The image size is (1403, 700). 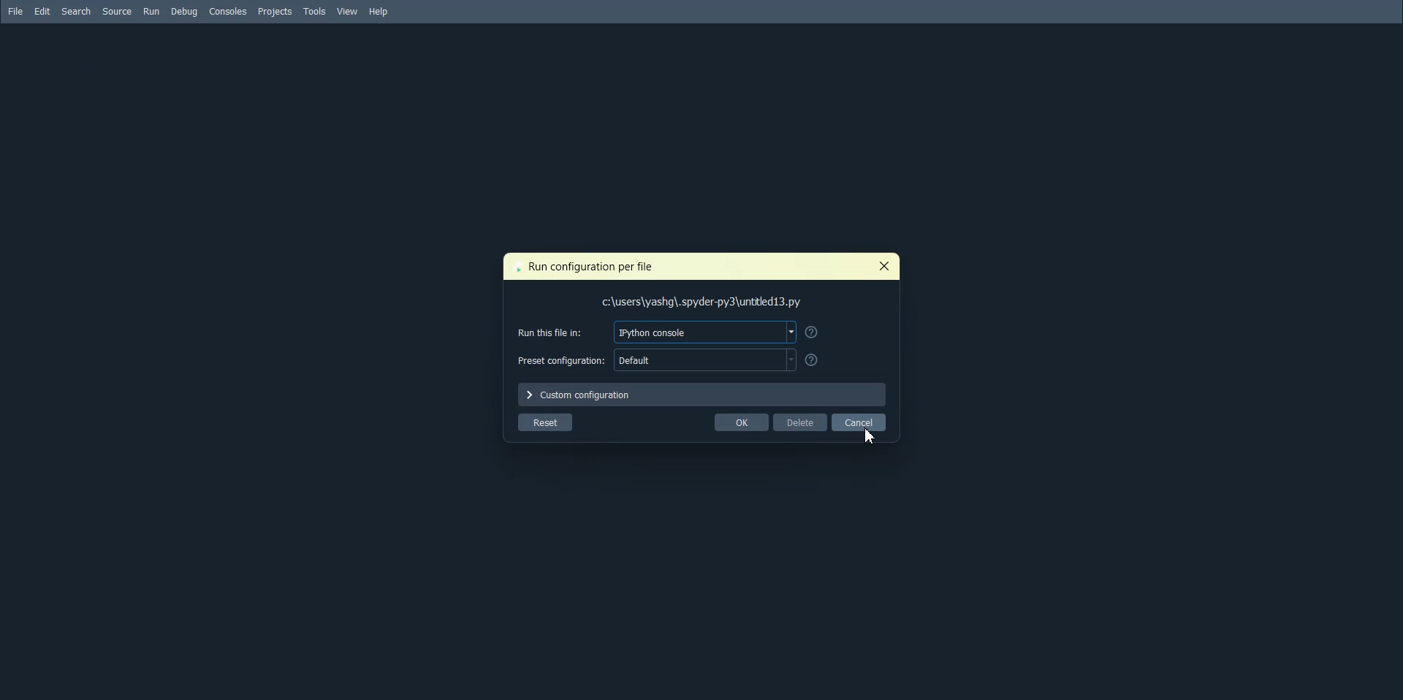 I want to click on Delete, so click(x=800, y=422).